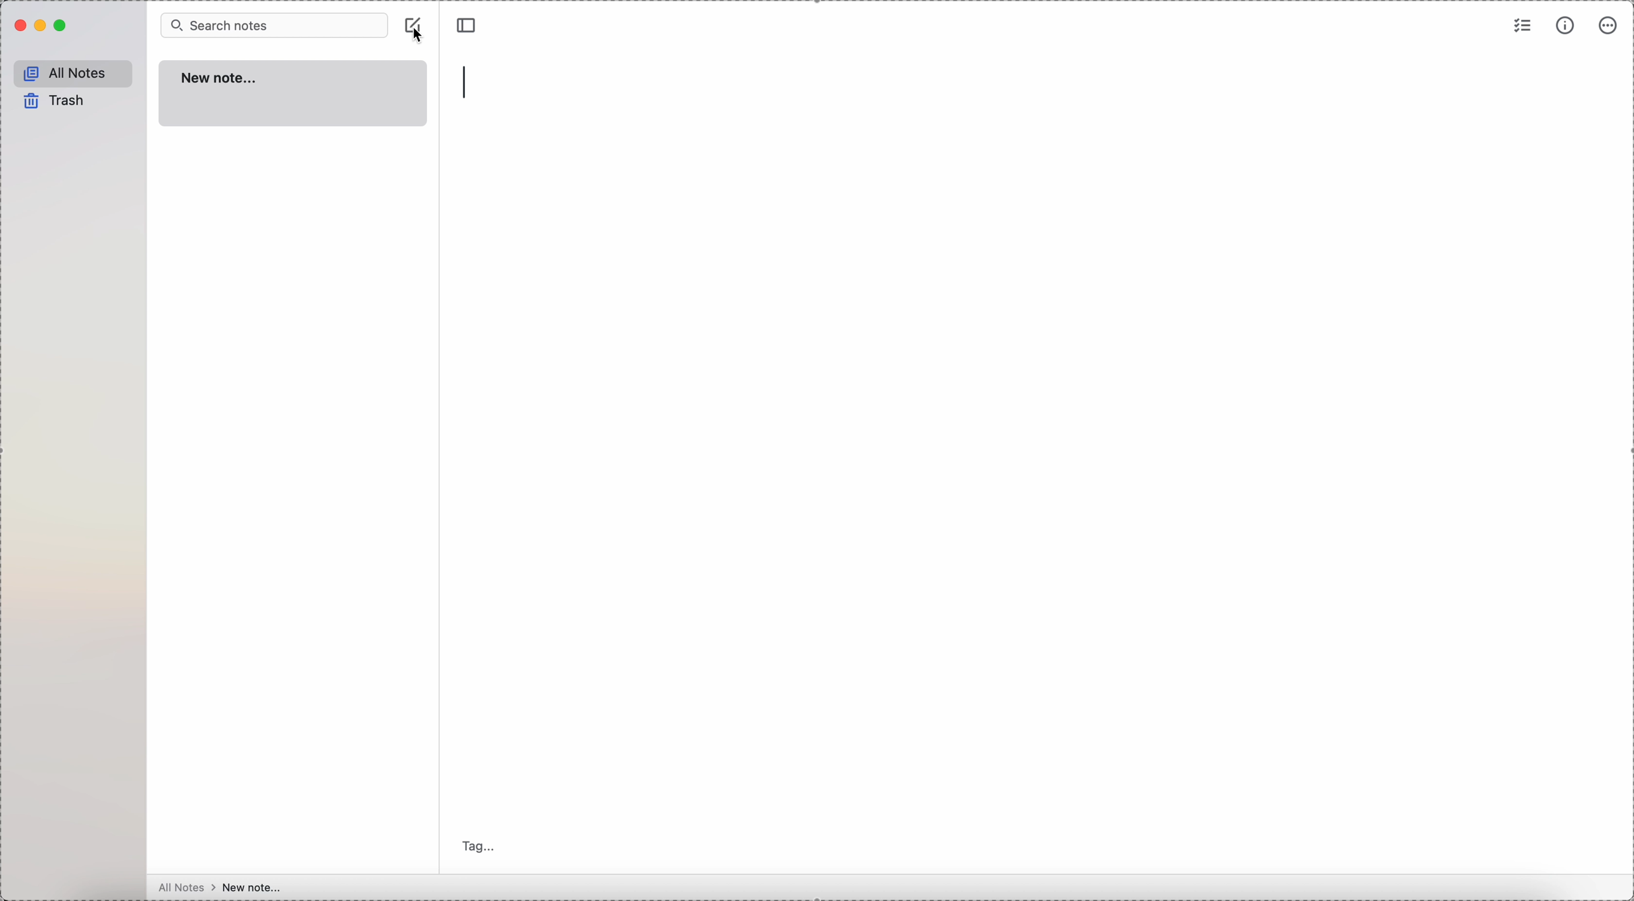  Describe the element at coordinates (469, 26) in the screenshot. I see `toggle sidebar` at that location.